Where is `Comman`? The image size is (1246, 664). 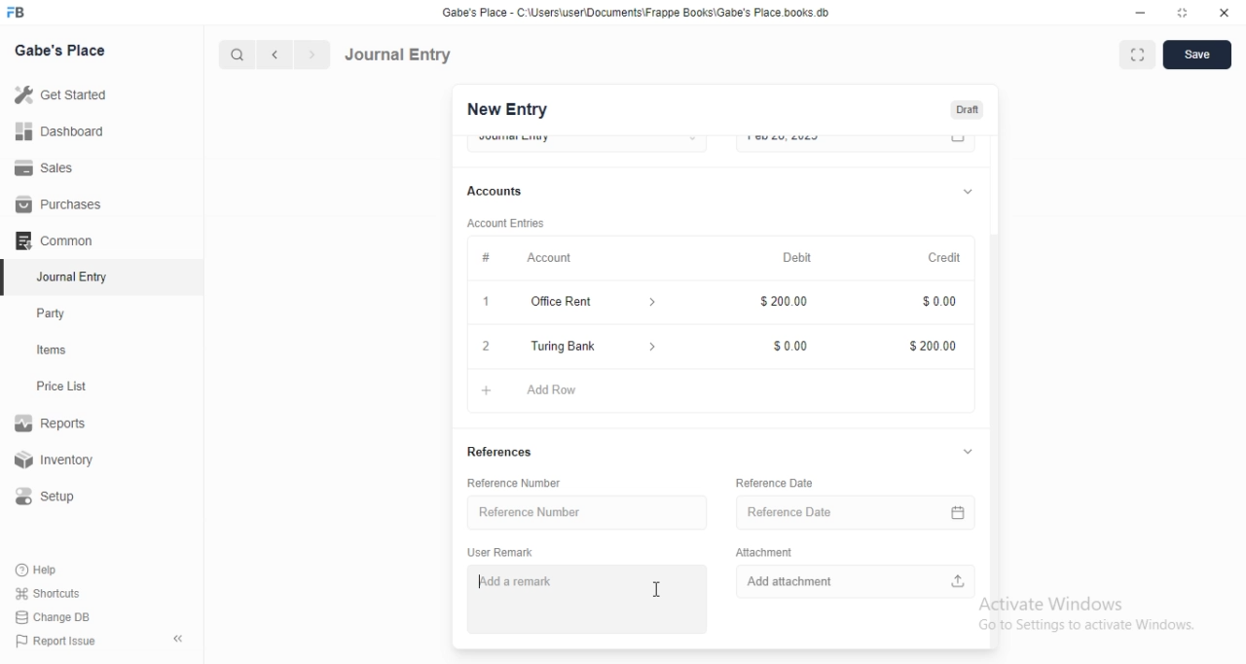 Comman is located at coordinates (48, 240).